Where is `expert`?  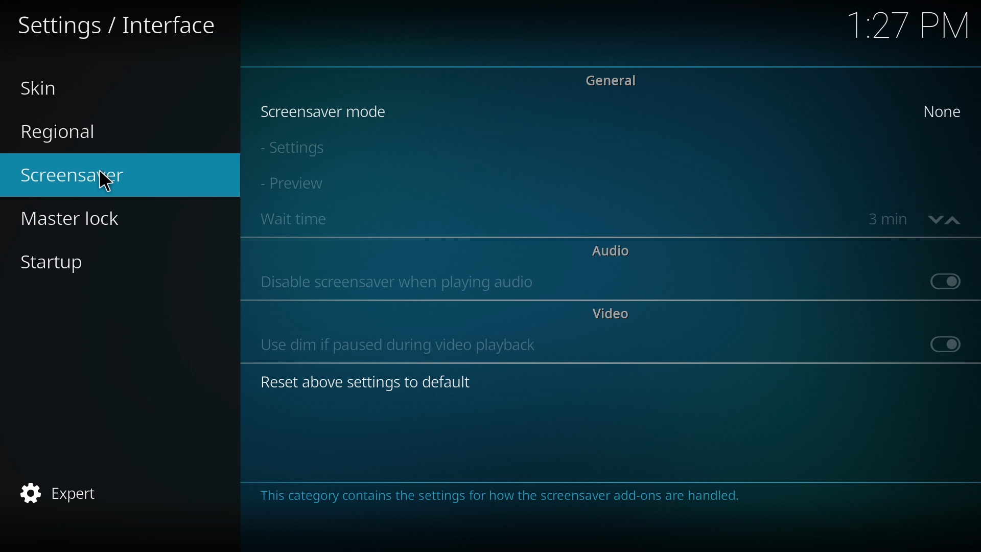
expert is located at coordinates (82, 492).